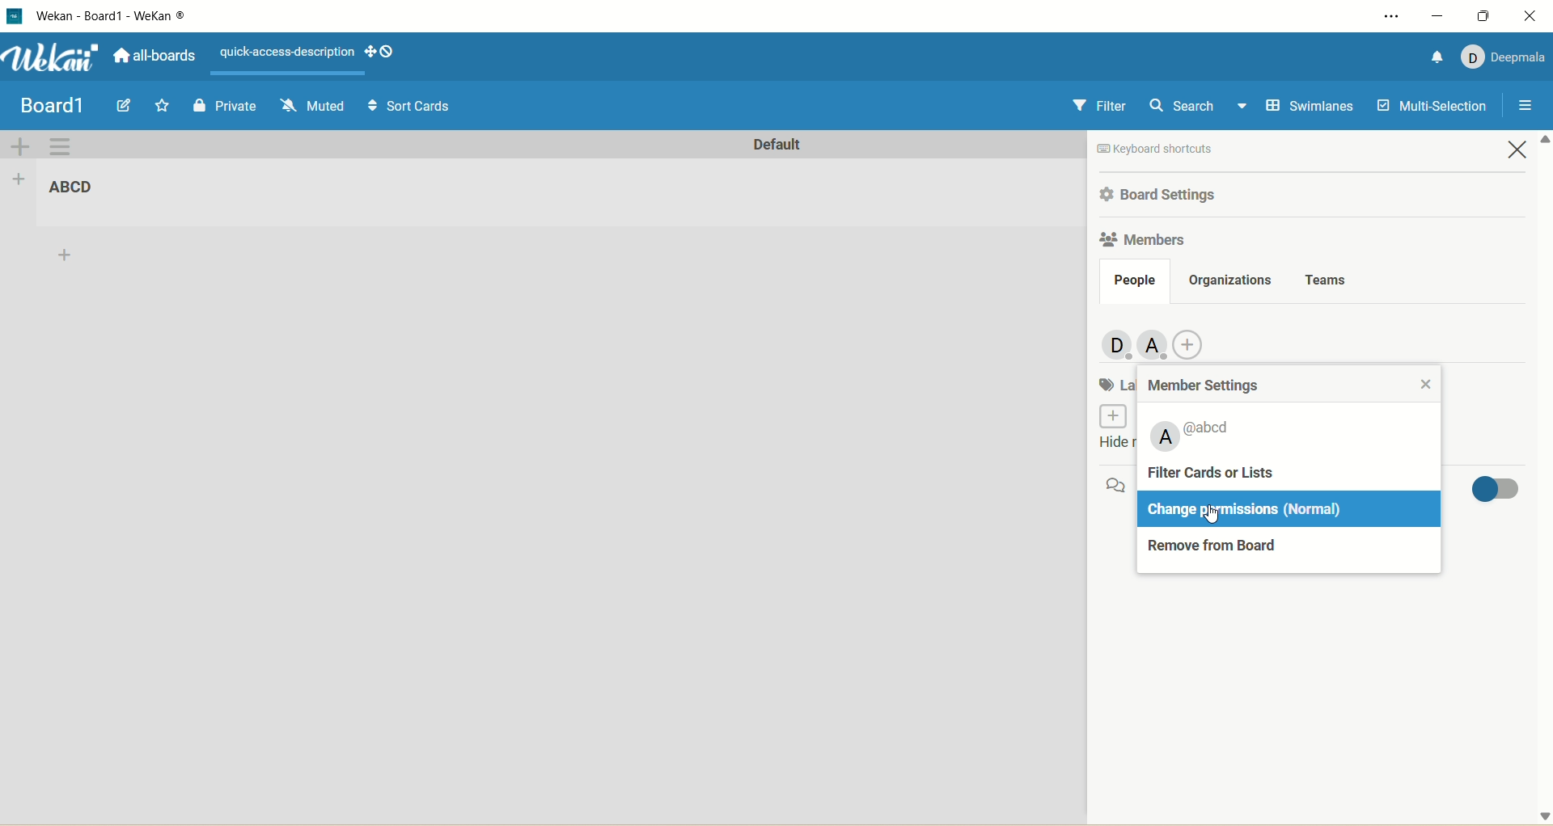 The height and width of the screenshot is (826, 1553). I want to click on close, so click(1530, 19).